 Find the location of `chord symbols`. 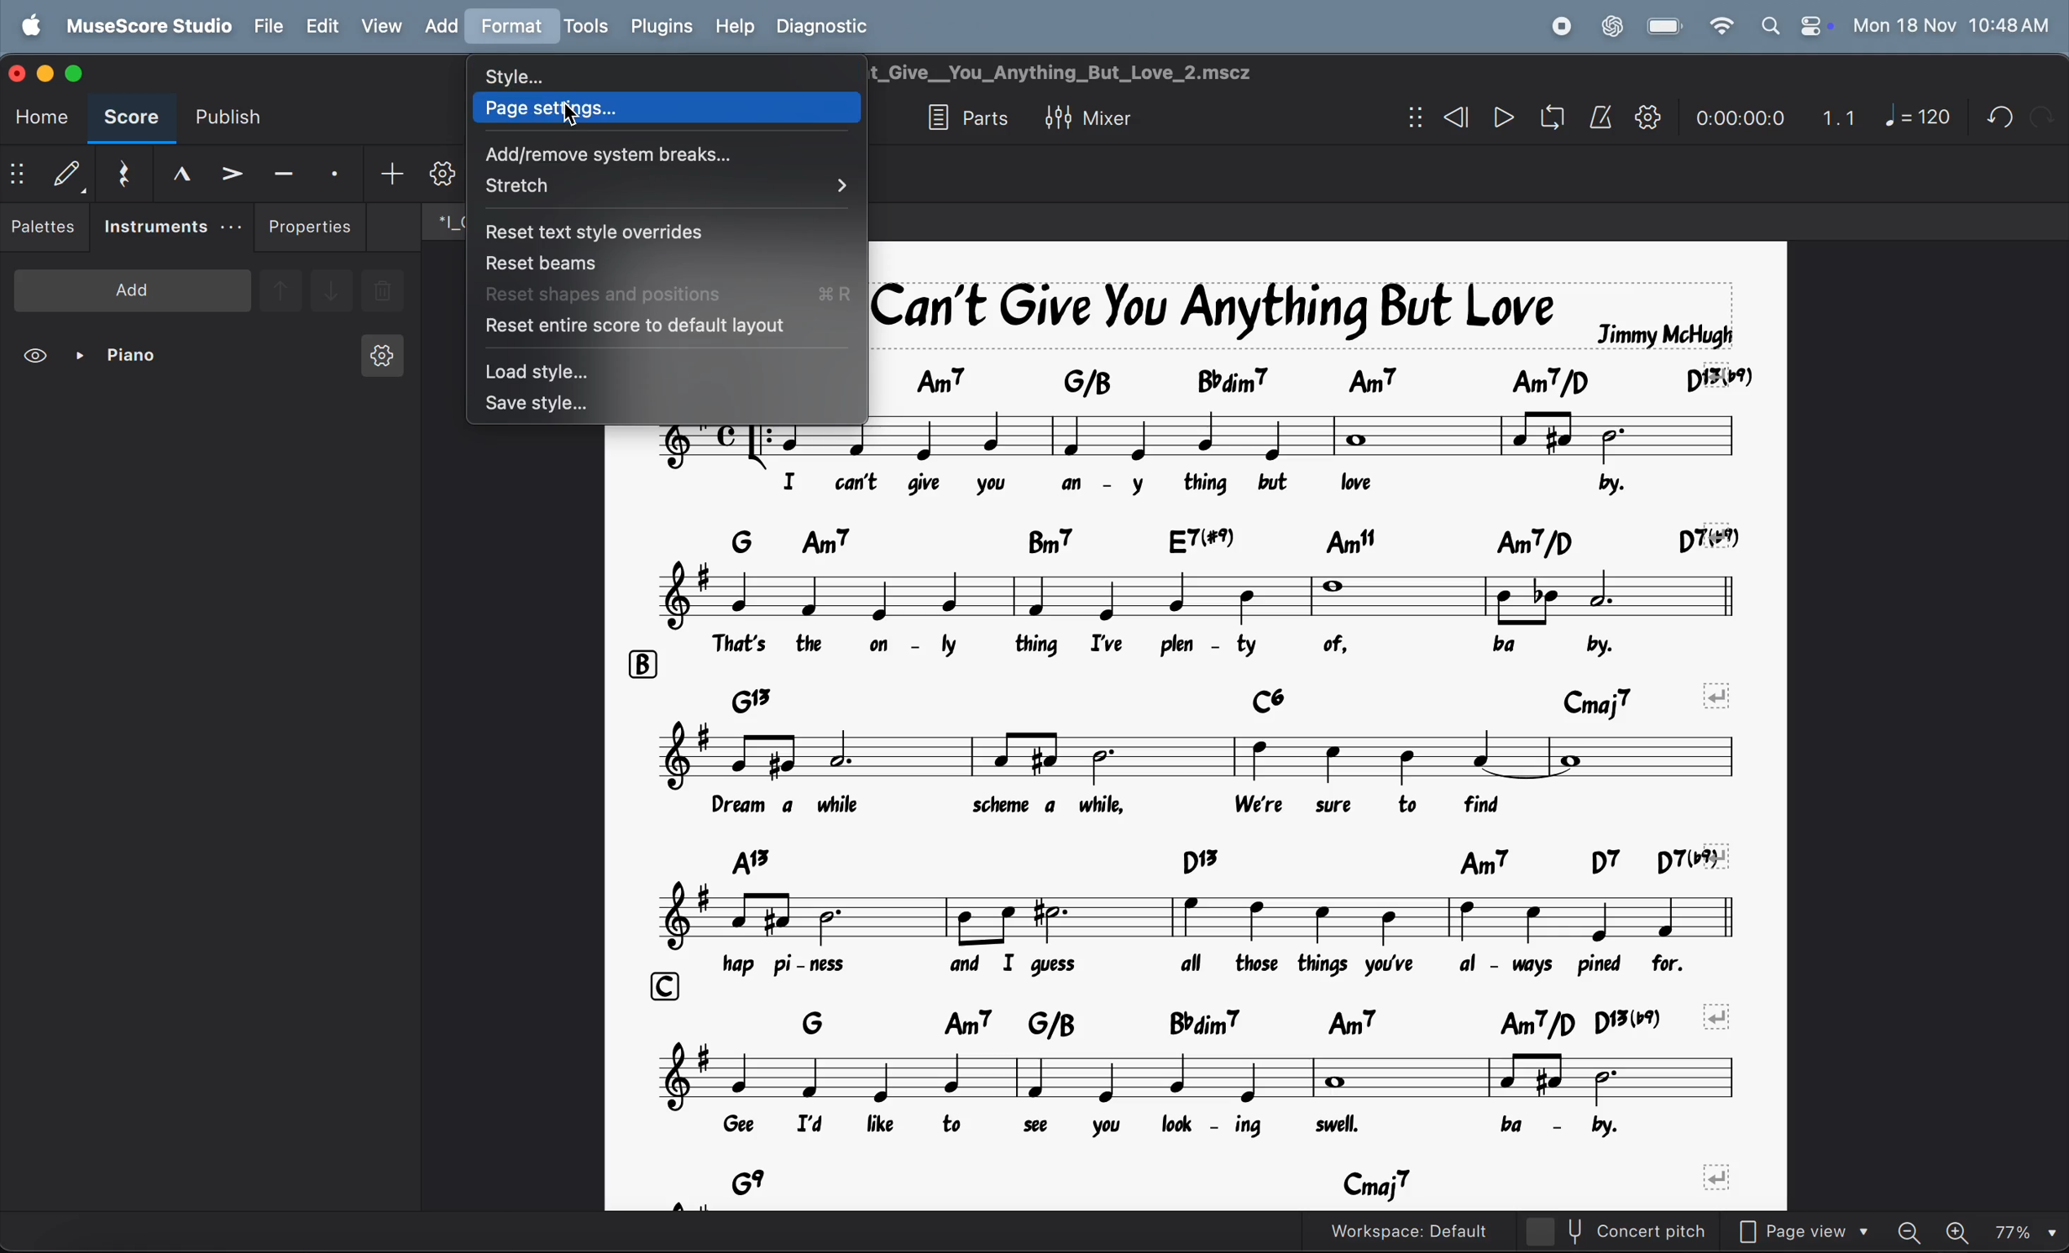

chord symbols is located at coordinates (1234, 1021).